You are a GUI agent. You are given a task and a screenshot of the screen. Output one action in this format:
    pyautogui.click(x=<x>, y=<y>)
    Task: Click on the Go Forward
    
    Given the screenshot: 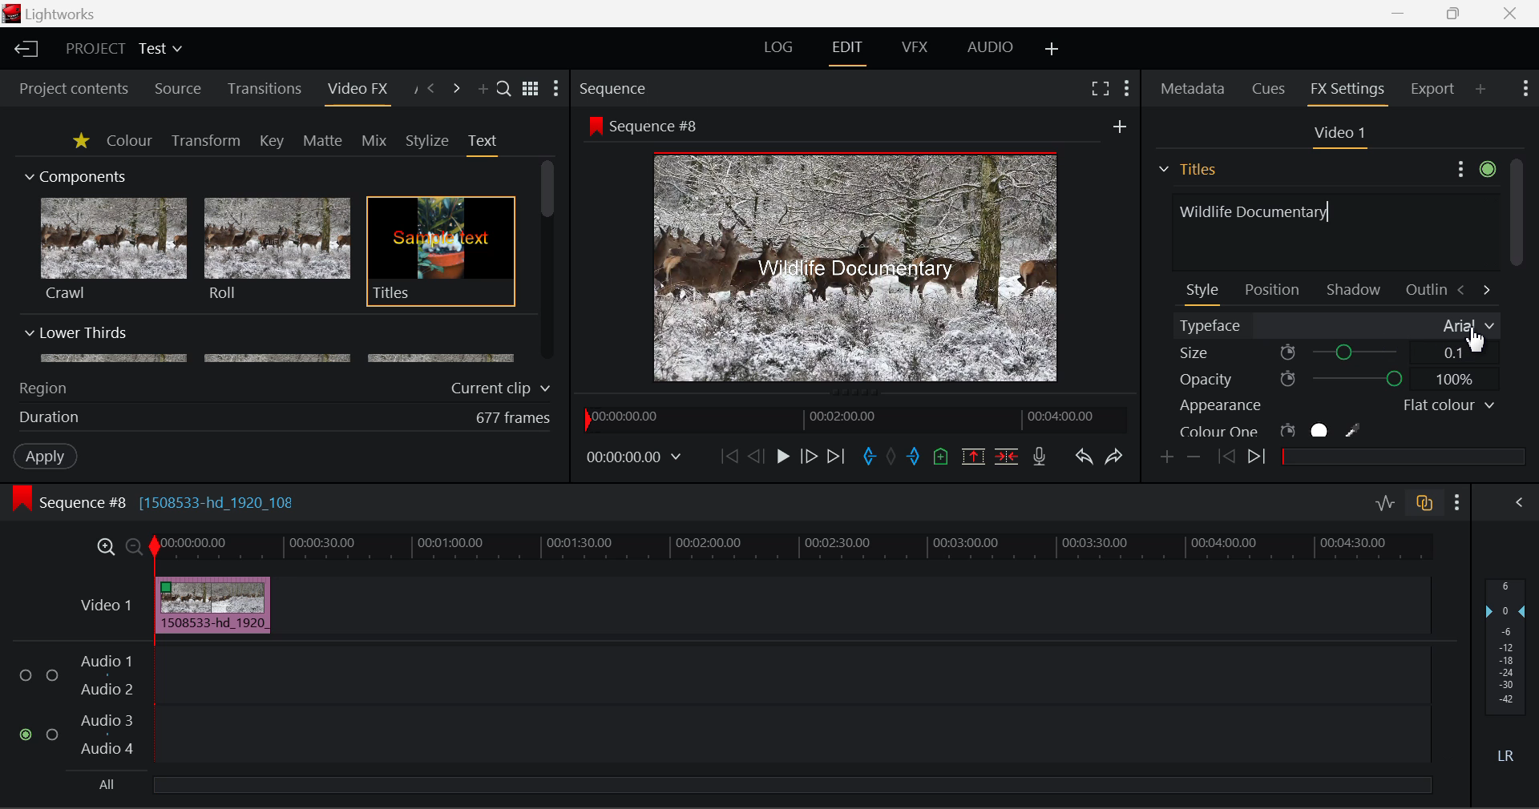 What is the action you would take?
    pyautogui.click(x=808, y=457)
    